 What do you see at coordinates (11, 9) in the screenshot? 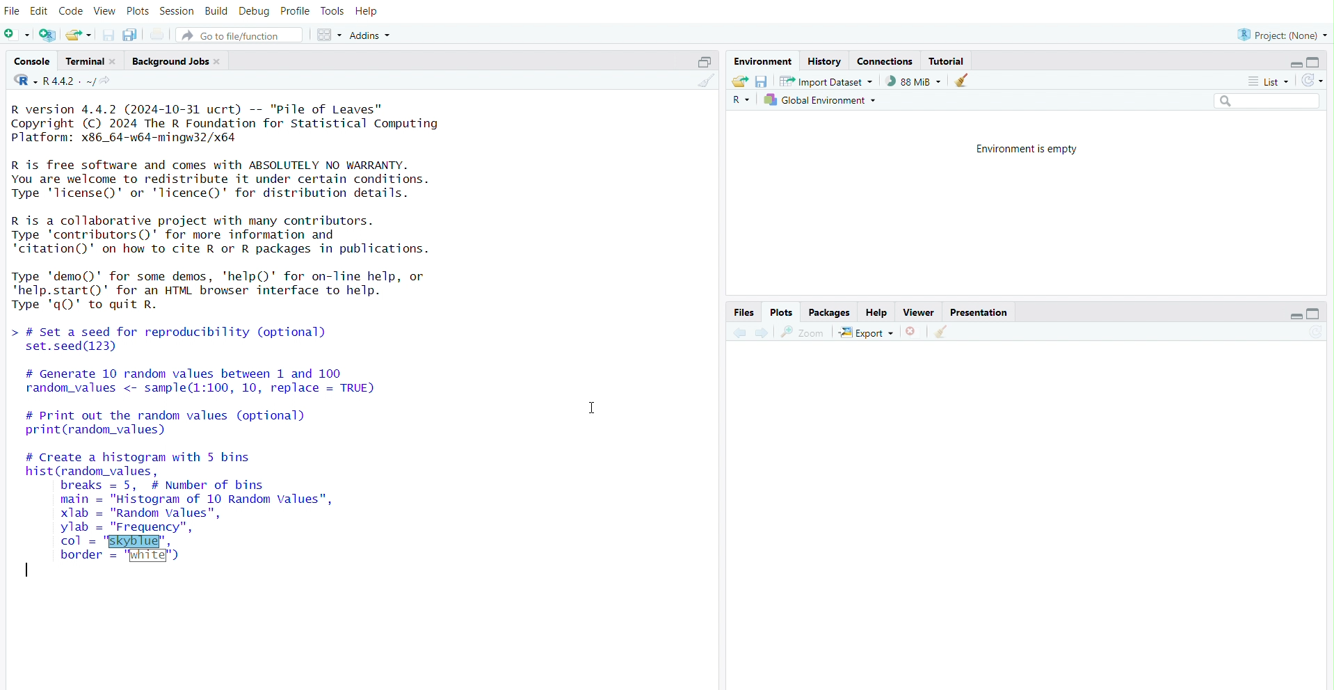
I see `file` at bounding box center [11, 9].